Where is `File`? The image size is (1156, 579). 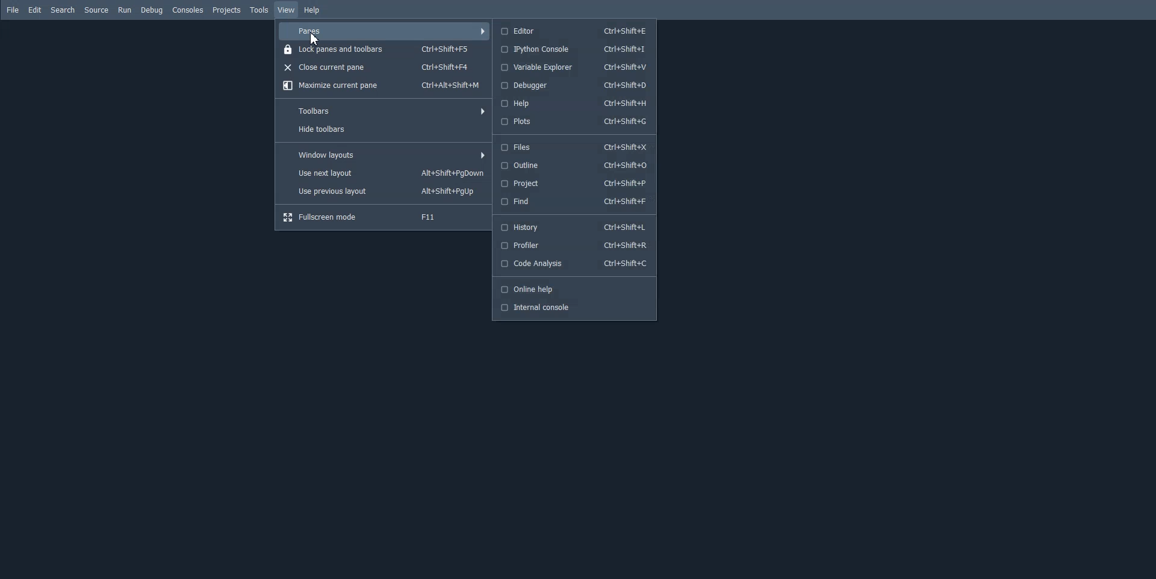
File is located at coordinates (13, 10).